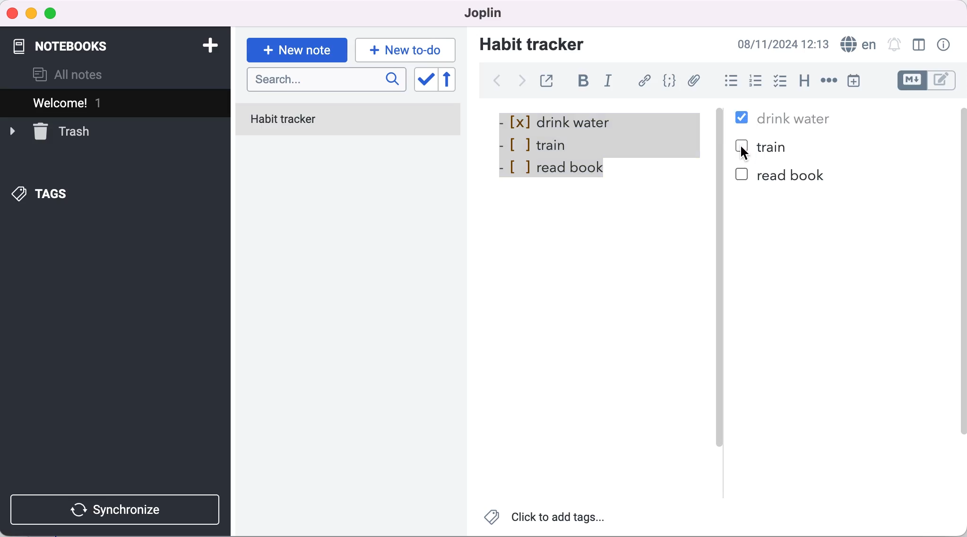  I want to click on search, so click(327, 80).